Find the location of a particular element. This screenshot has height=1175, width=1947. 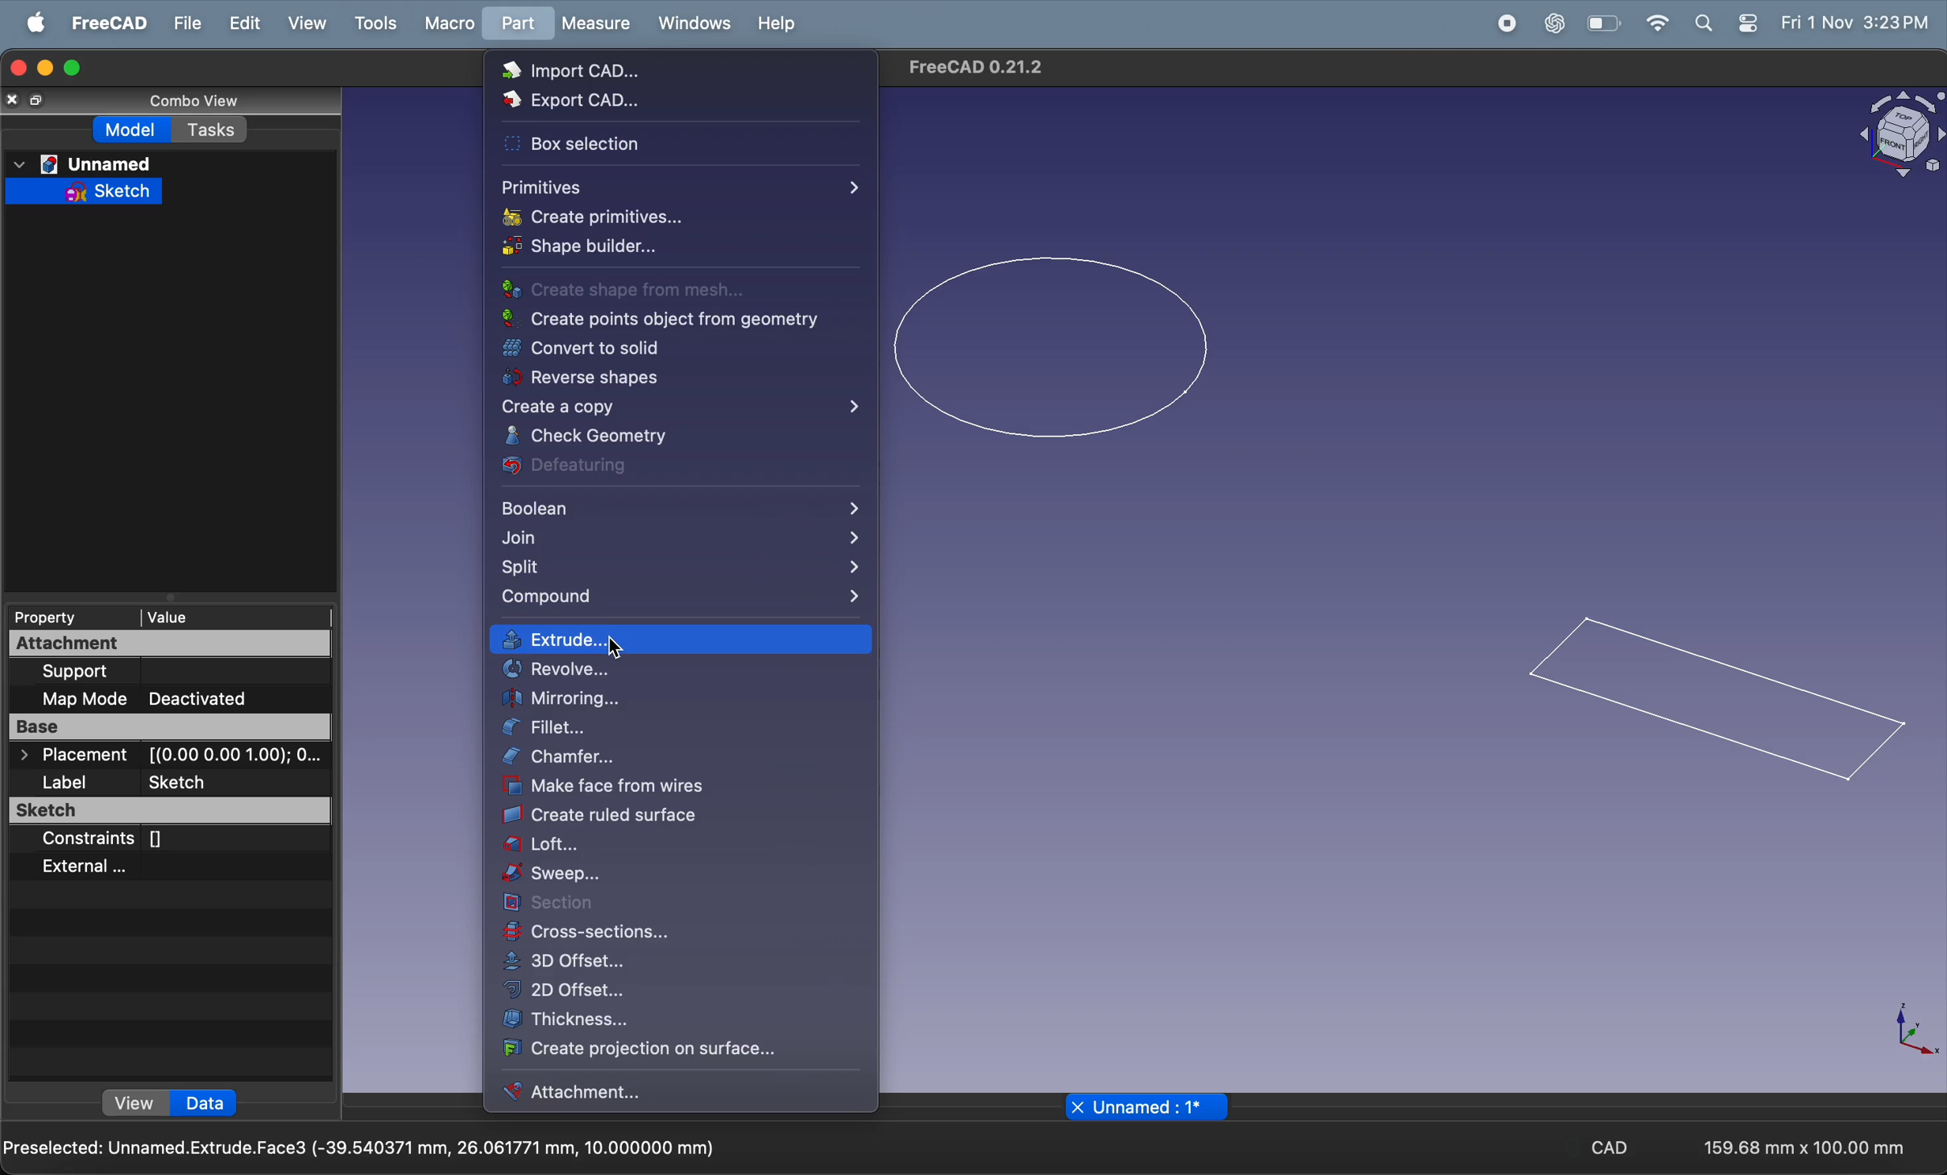

FreeCAD 0.21.2 is located at coordinates (981, 68).